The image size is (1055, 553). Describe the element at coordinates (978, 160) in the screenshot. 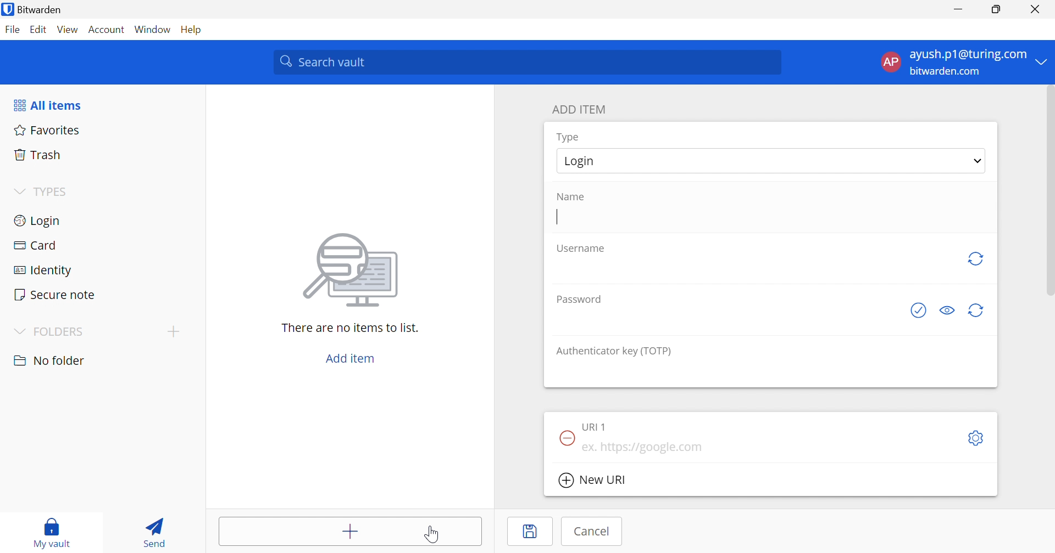

I see `Drop Down` at that location.